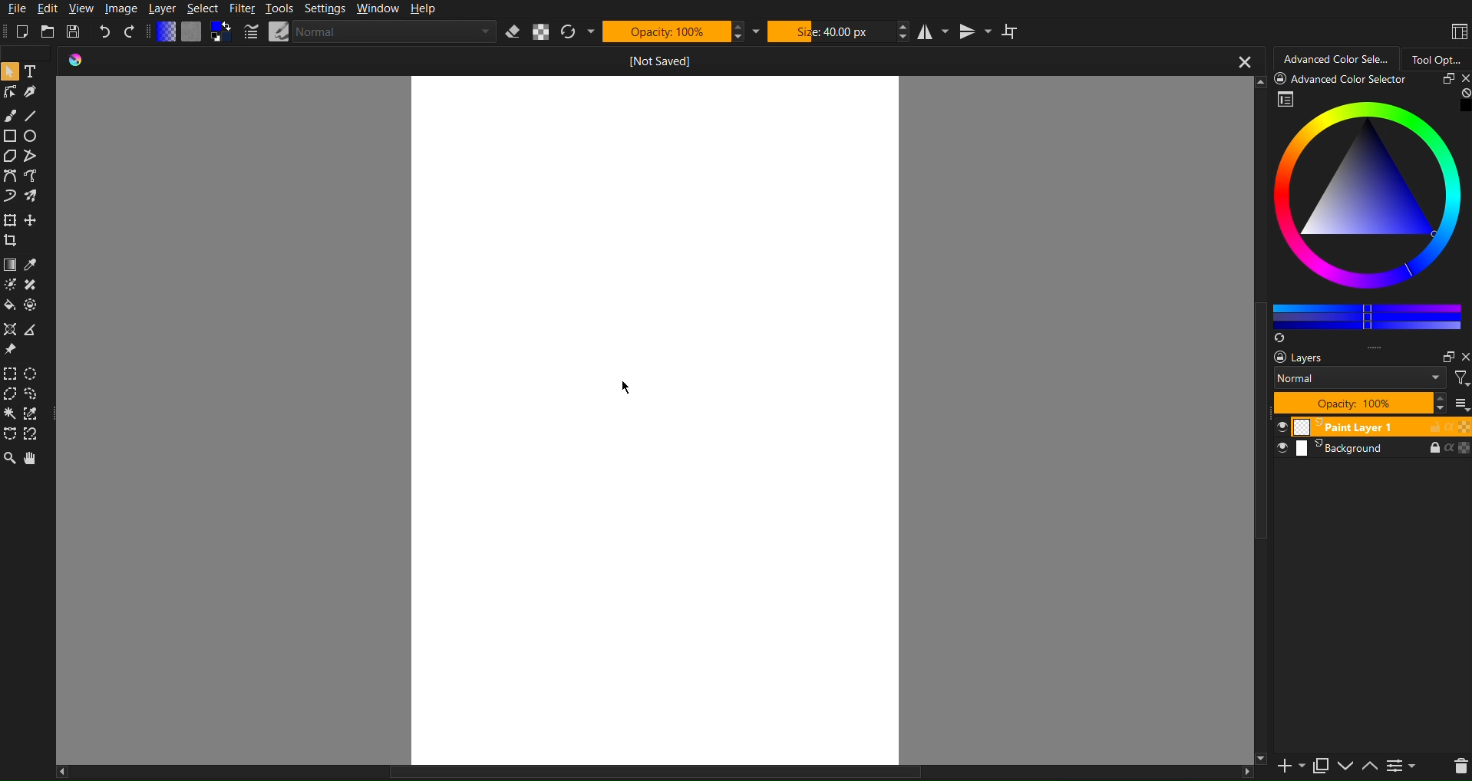 The height and width of the screenshot is (781, 1472). I want to click on Advanced Color Selector, so click(1336, 57).